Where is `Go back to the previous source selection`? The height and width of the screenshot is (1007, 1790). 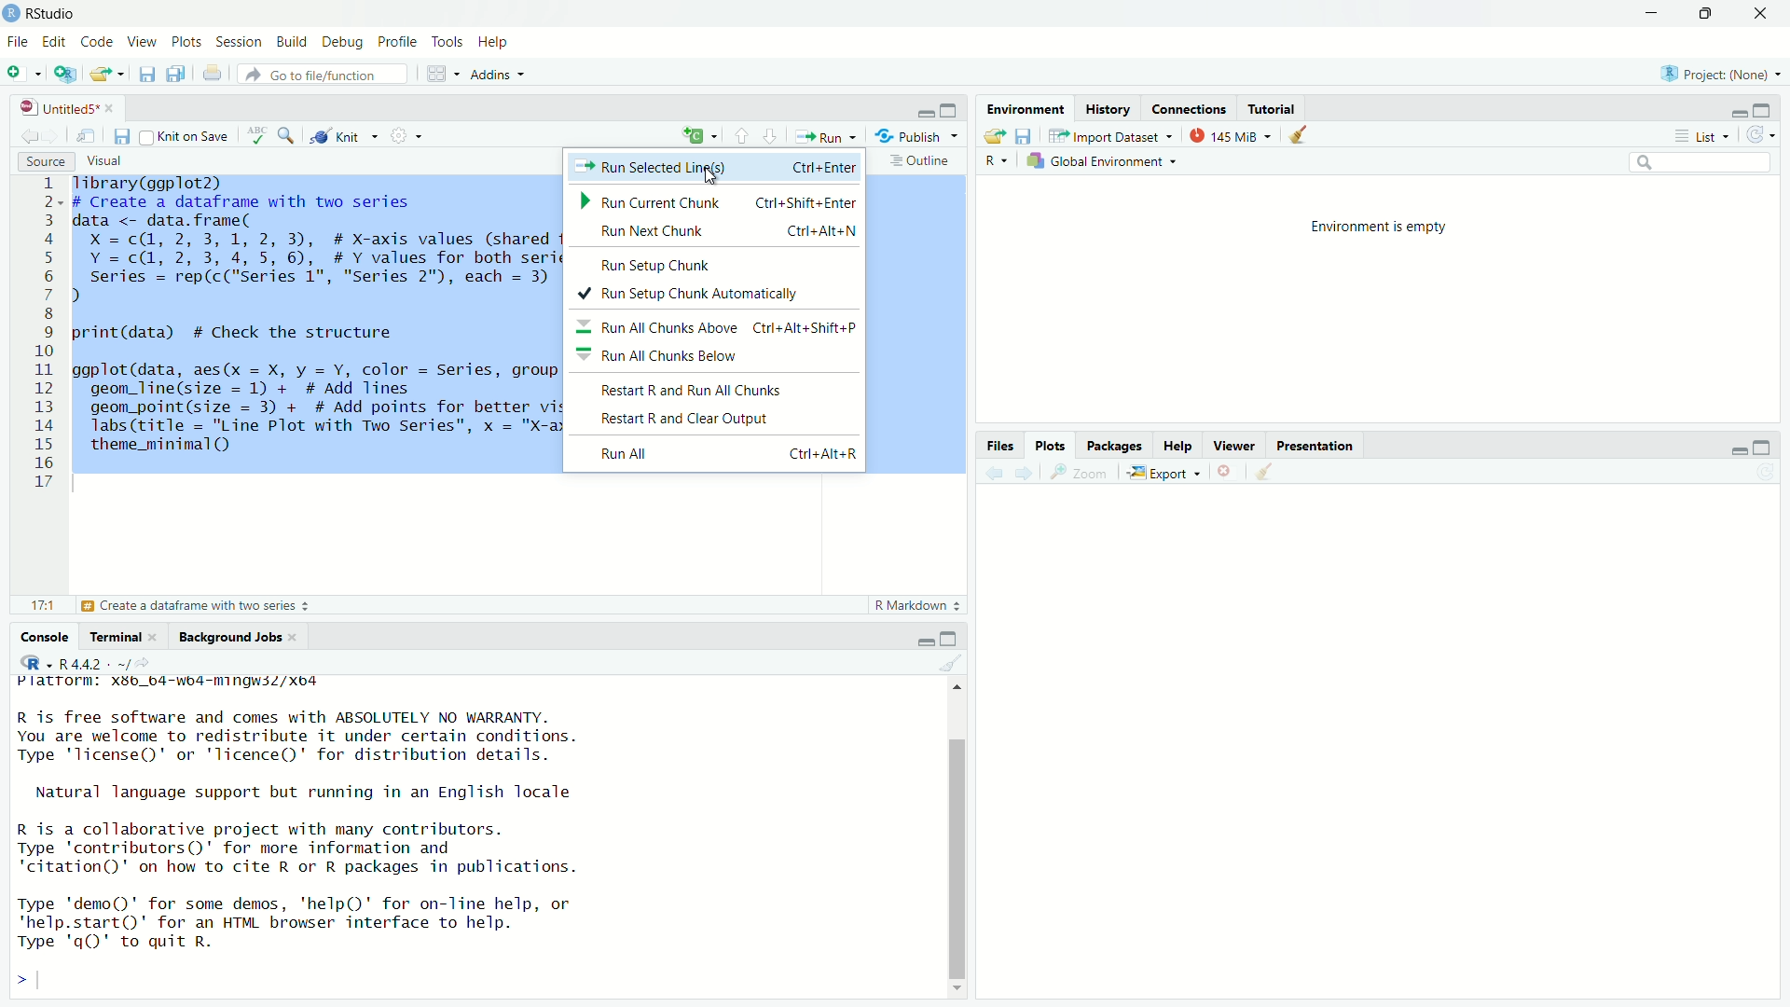
Go back to the previous source selection is located at coordinates (995, 472).